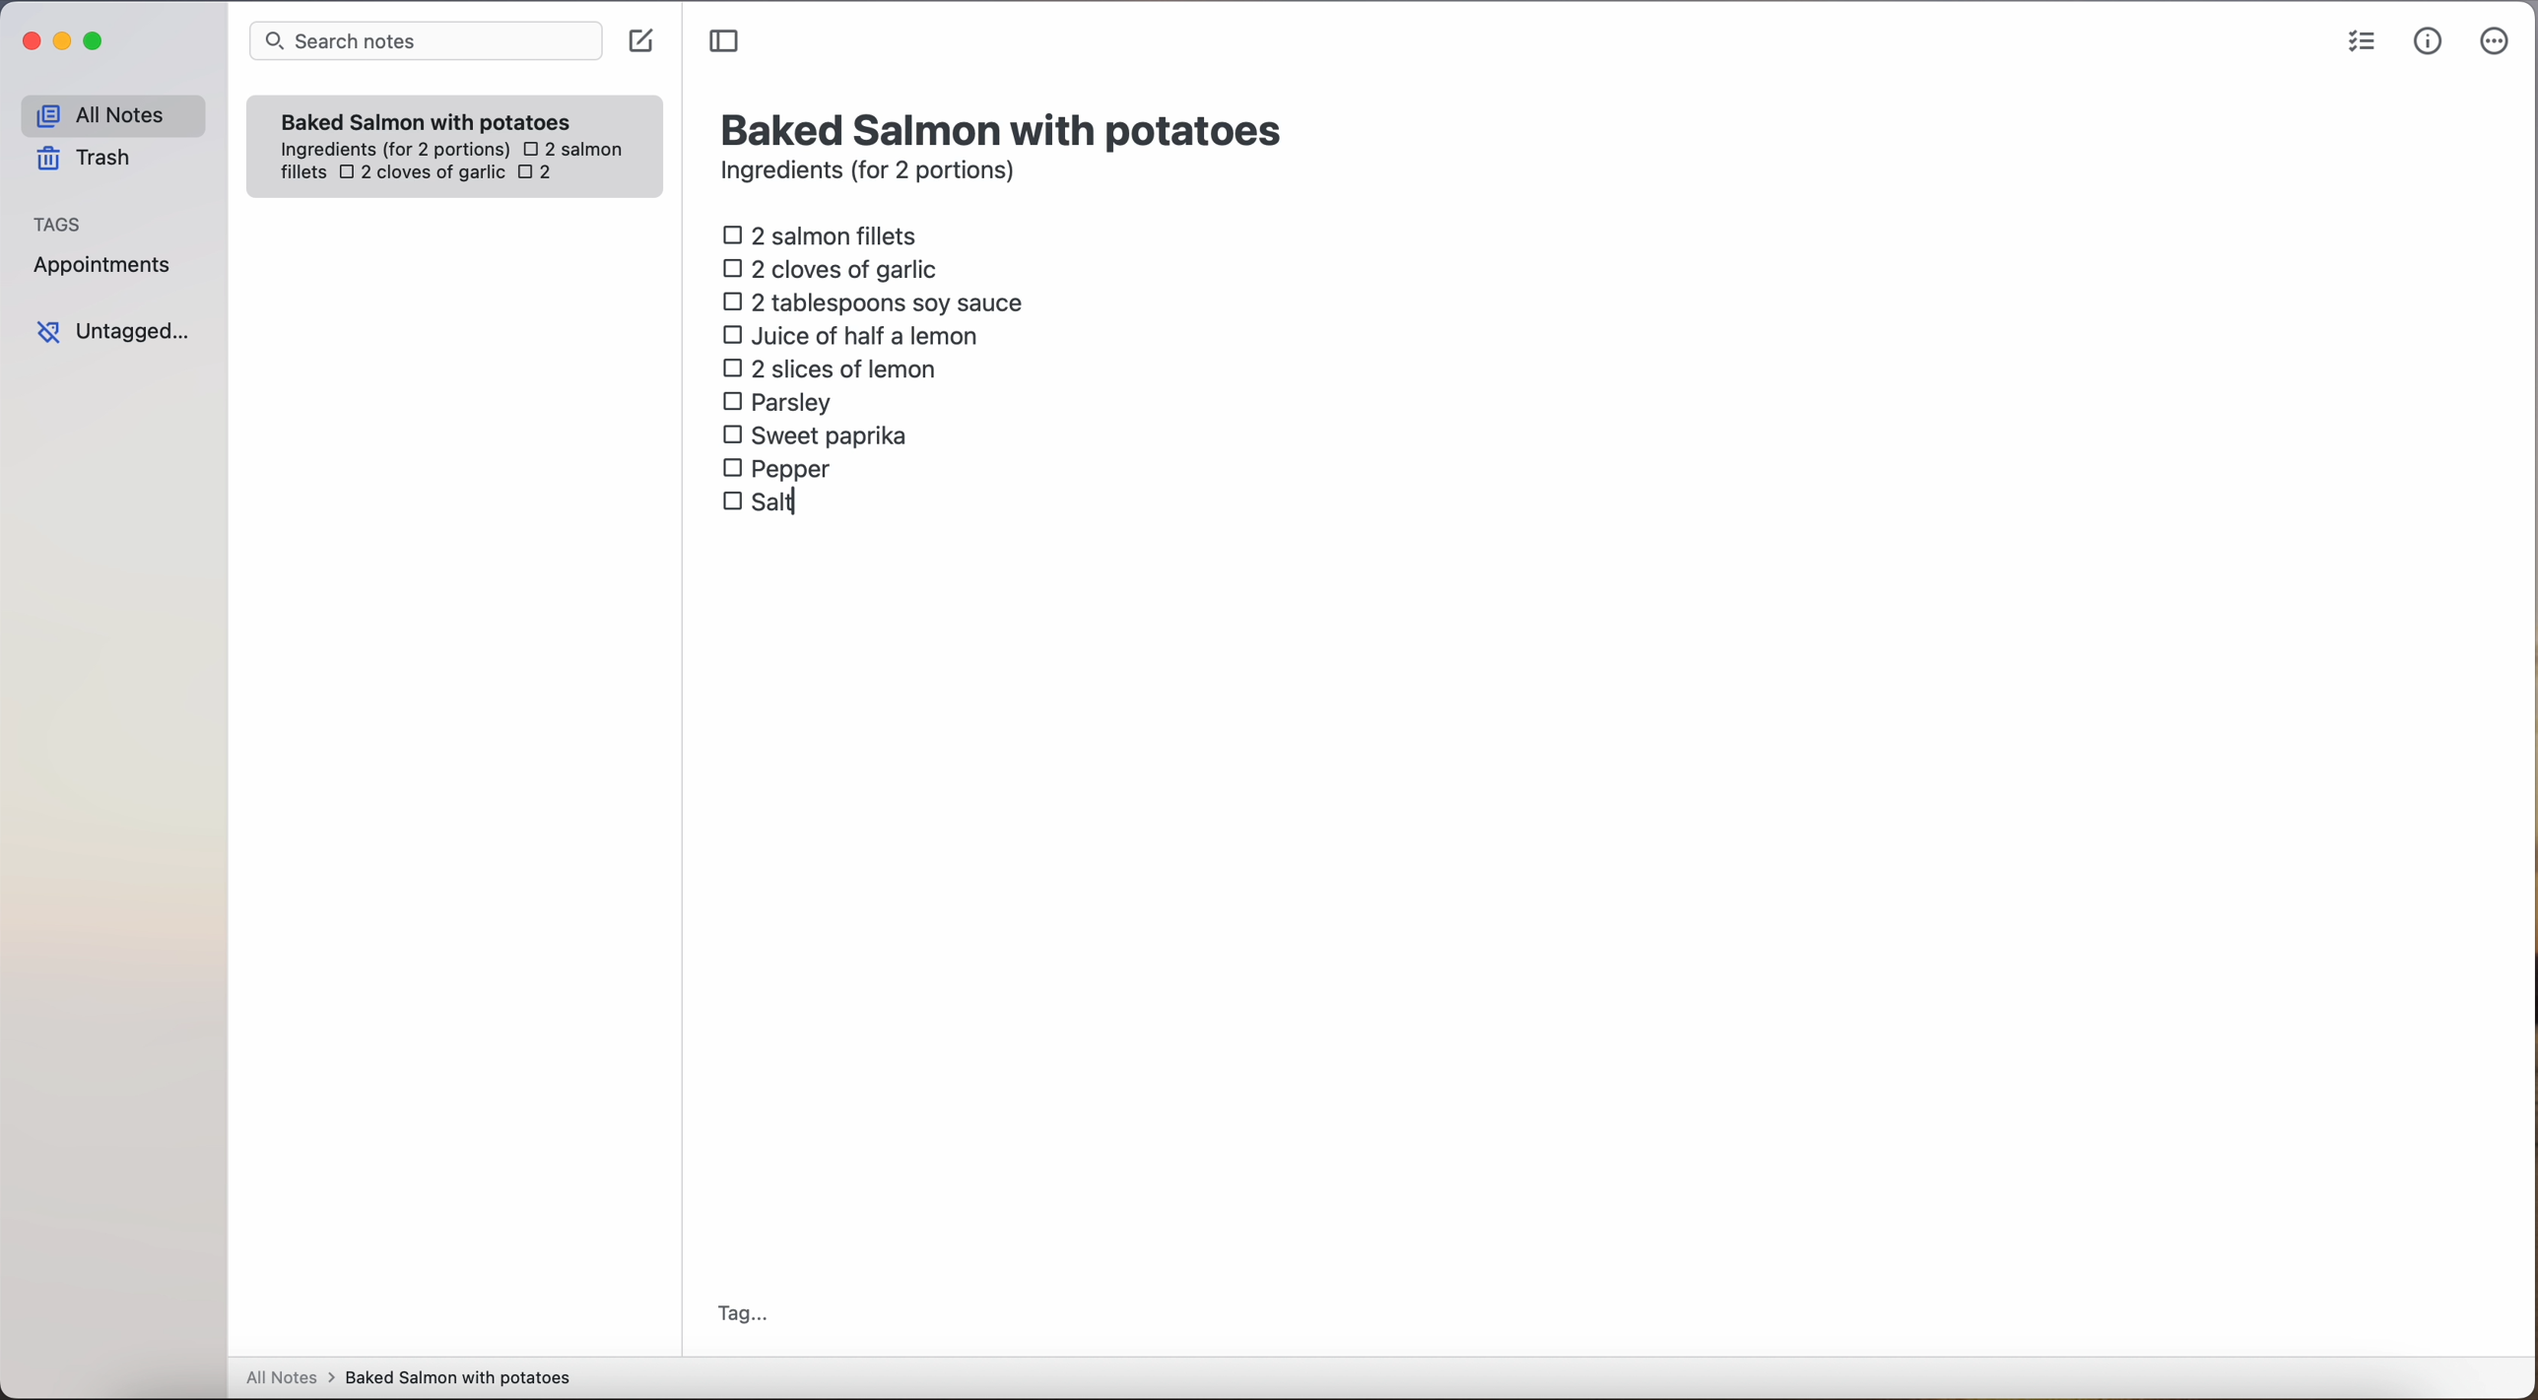 This screenshot has height=1400, width=2538. I want to click on tags, so click(58, 222).